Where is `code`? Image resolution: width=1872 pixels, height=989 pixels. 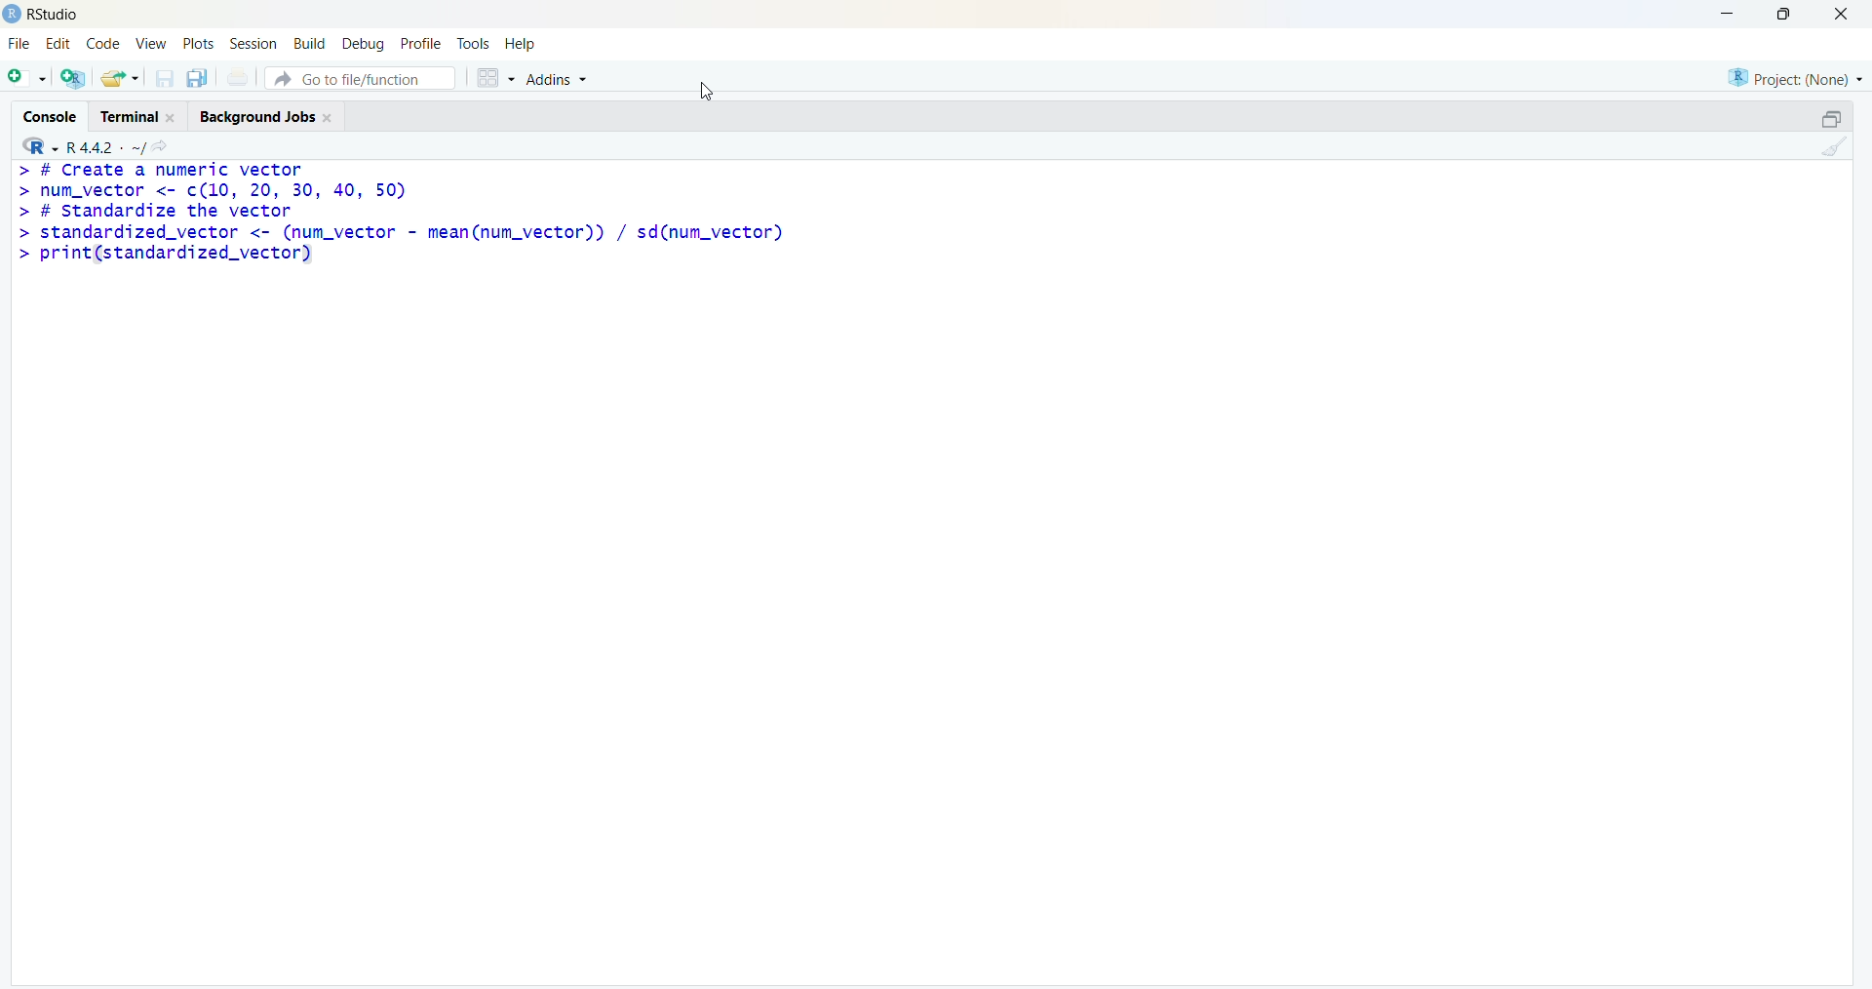
code is located at coordinates (103, 44).